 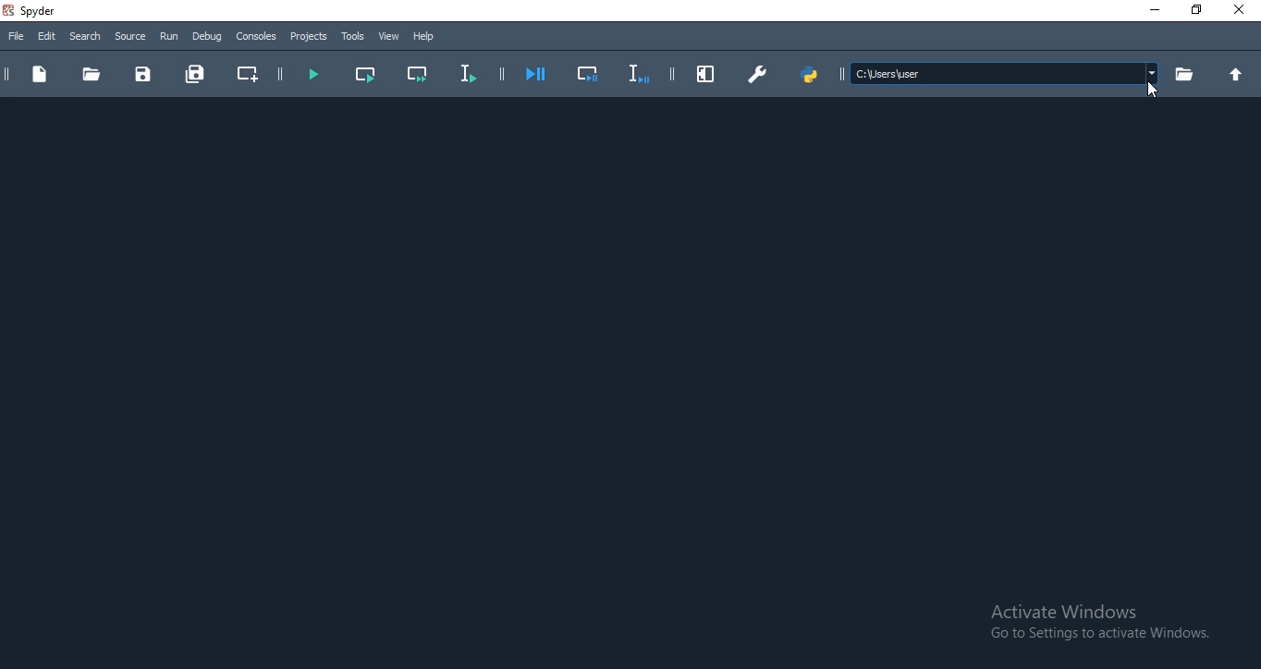 I want to click on document, so click(x=39, y=76).